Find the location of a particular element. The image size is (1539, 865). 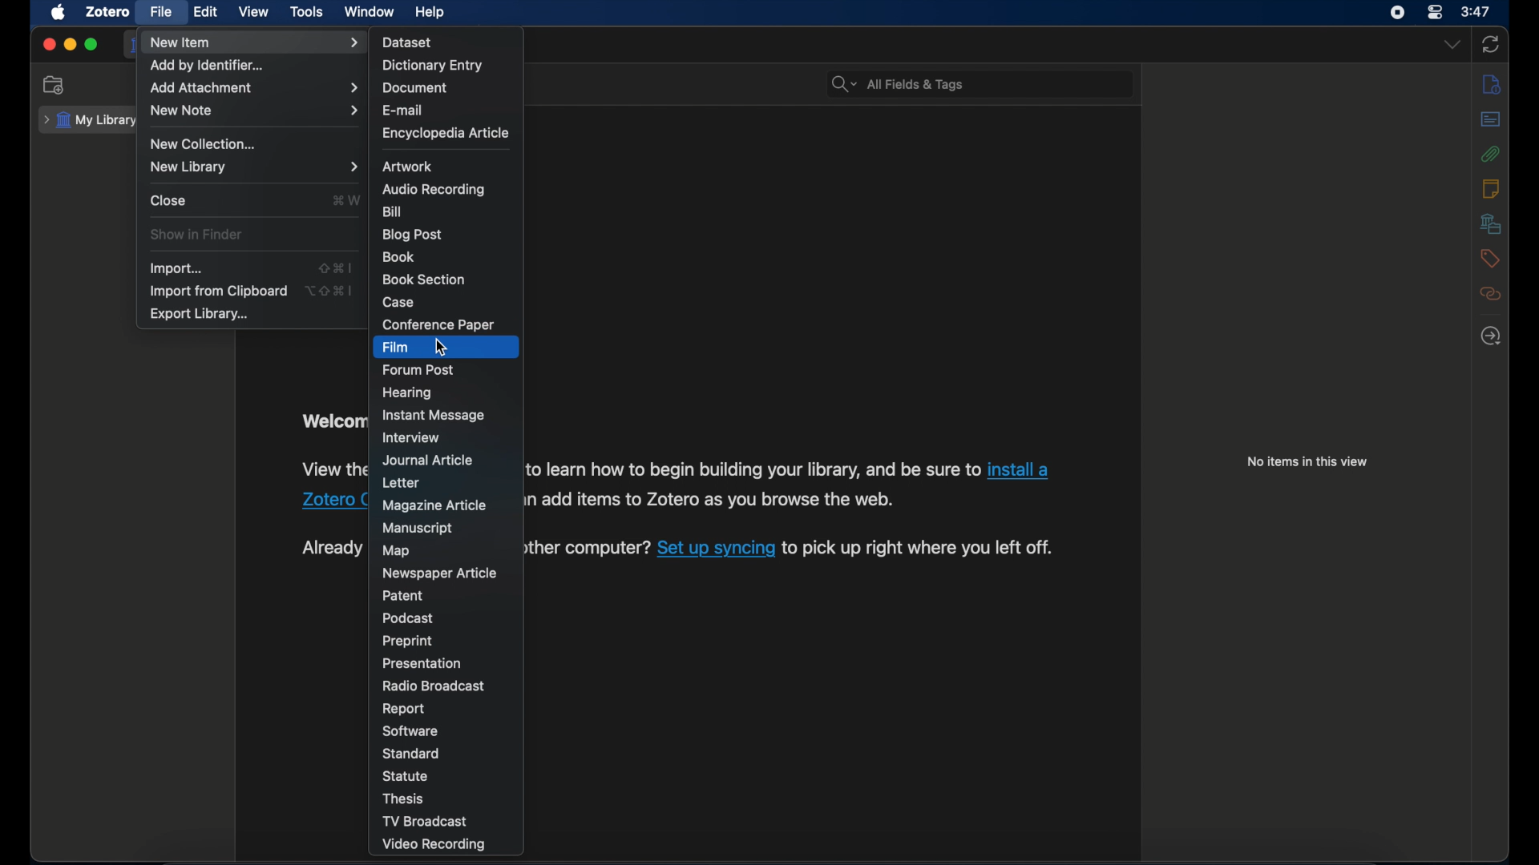

close is located at coordinates (48, 45).